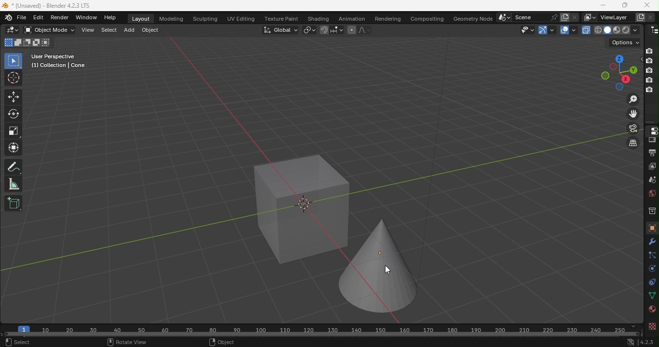 The height and width of the screenshot is (347, 659). What do you see at coordinates (9, 17) in the screenshot?
I see `Icon` at bounding box center [9, 17].